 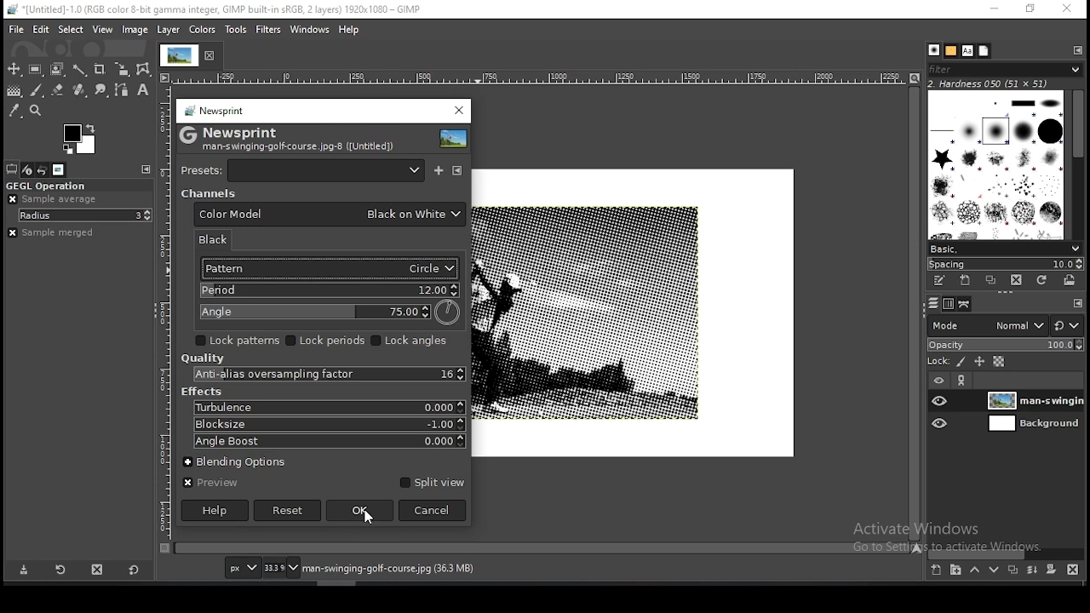 I want to click on presets, so click(x=305, y=169).